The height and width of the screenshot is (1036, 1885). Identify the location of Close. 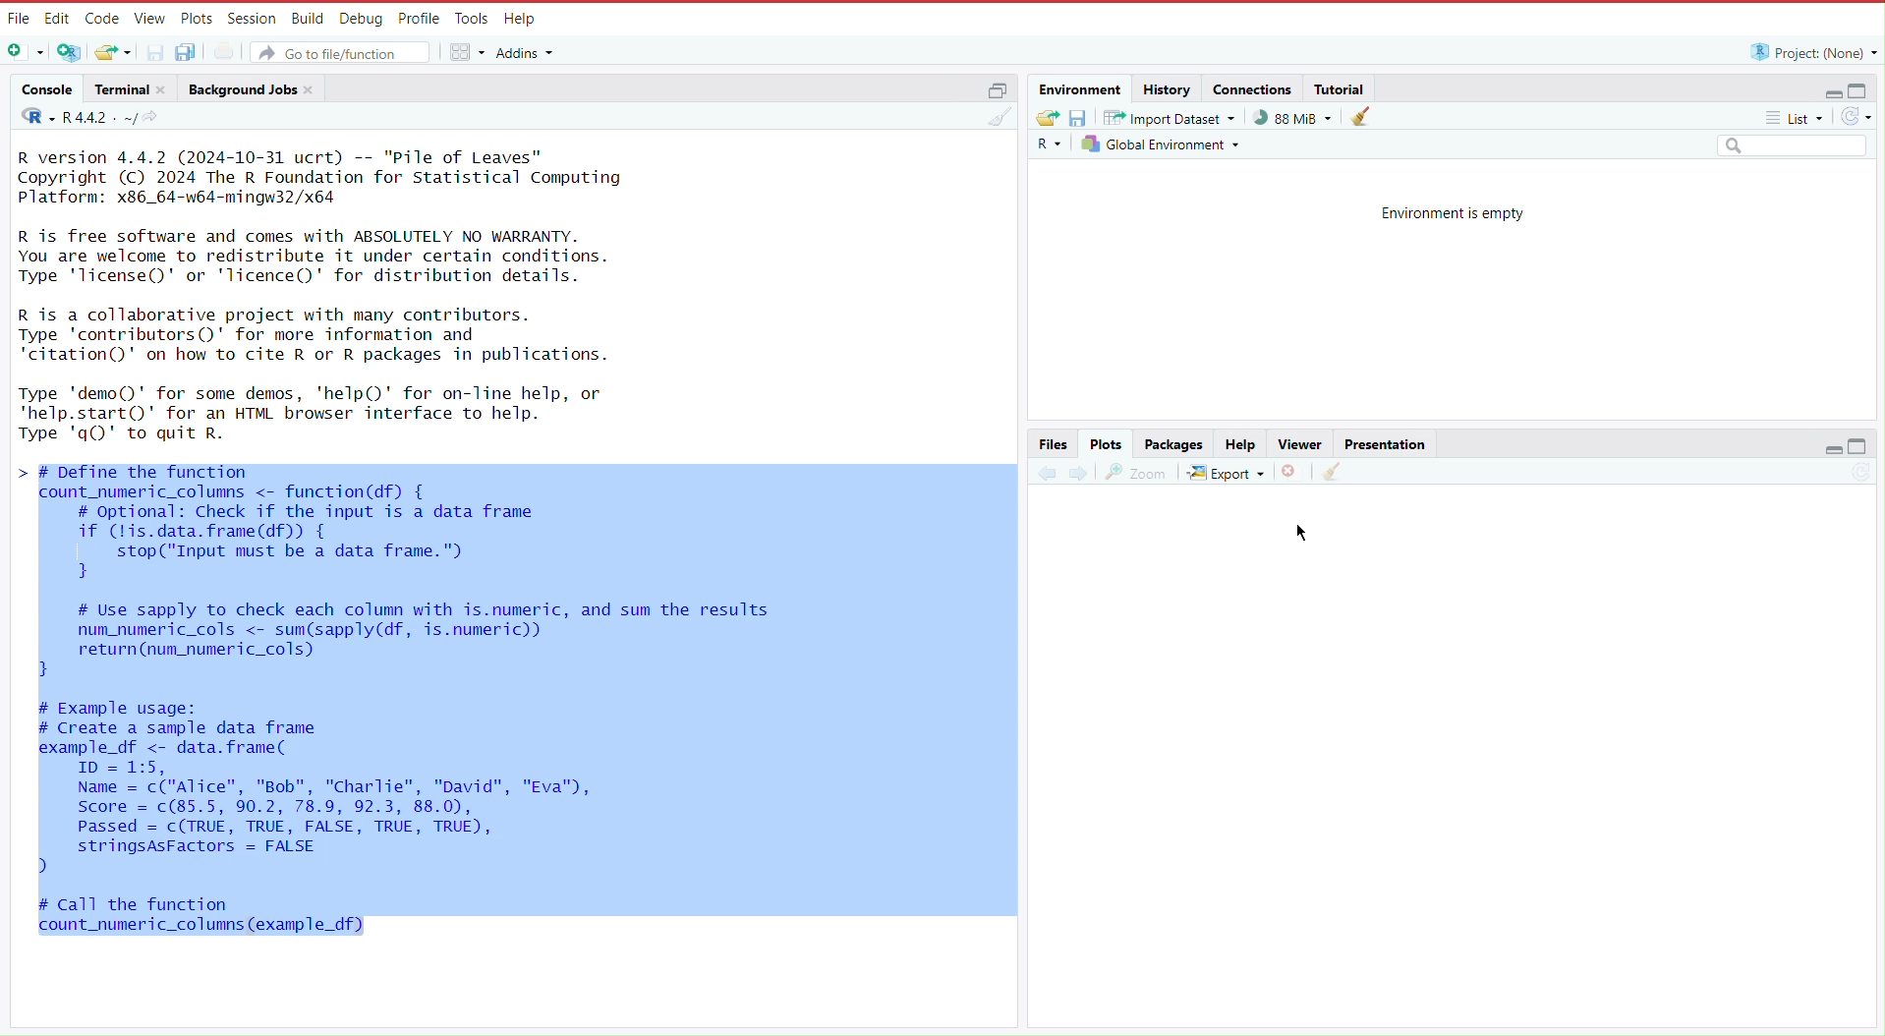
(1292, 470).